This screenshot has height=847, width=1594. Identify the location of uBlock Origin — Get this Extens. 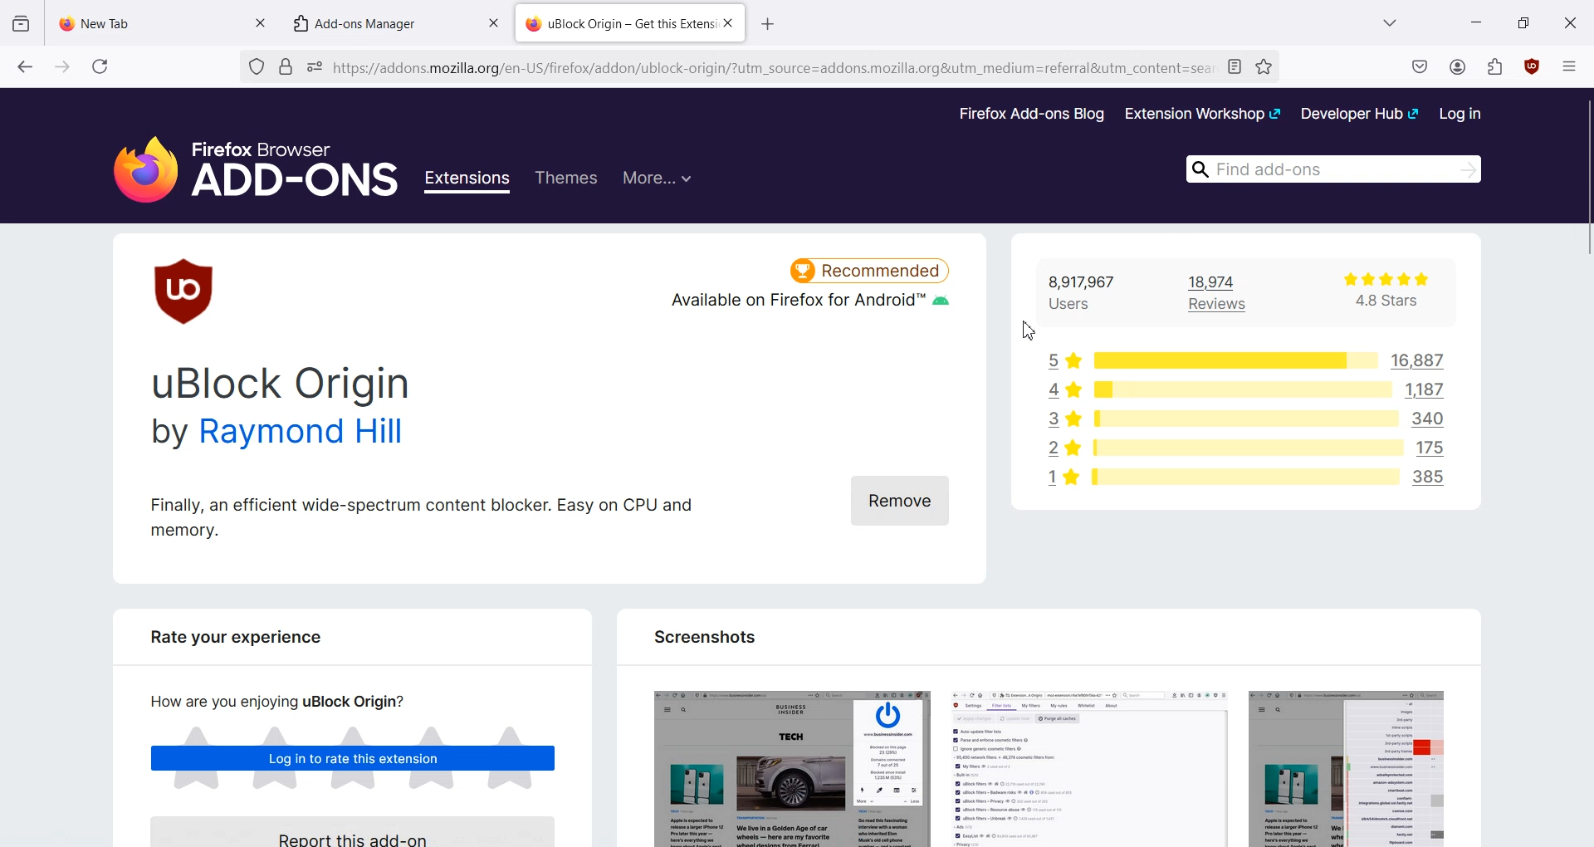
(619, 22).